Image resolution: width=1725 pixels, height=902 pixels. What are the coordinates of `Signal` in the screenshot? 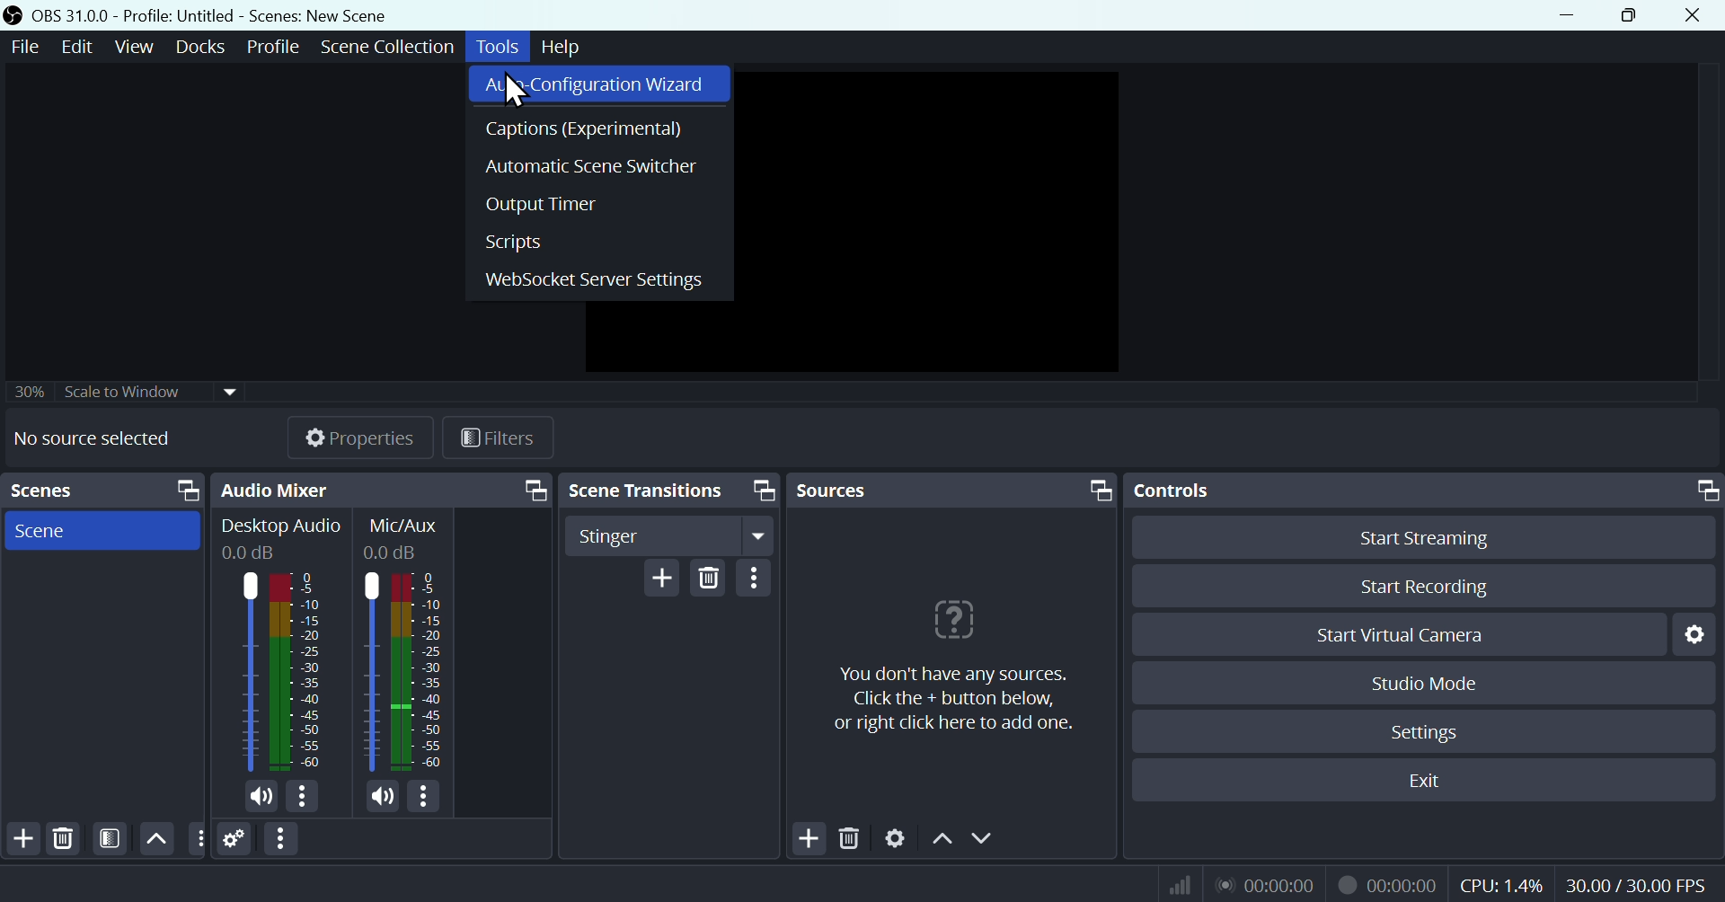 It's located at (1173, 884).